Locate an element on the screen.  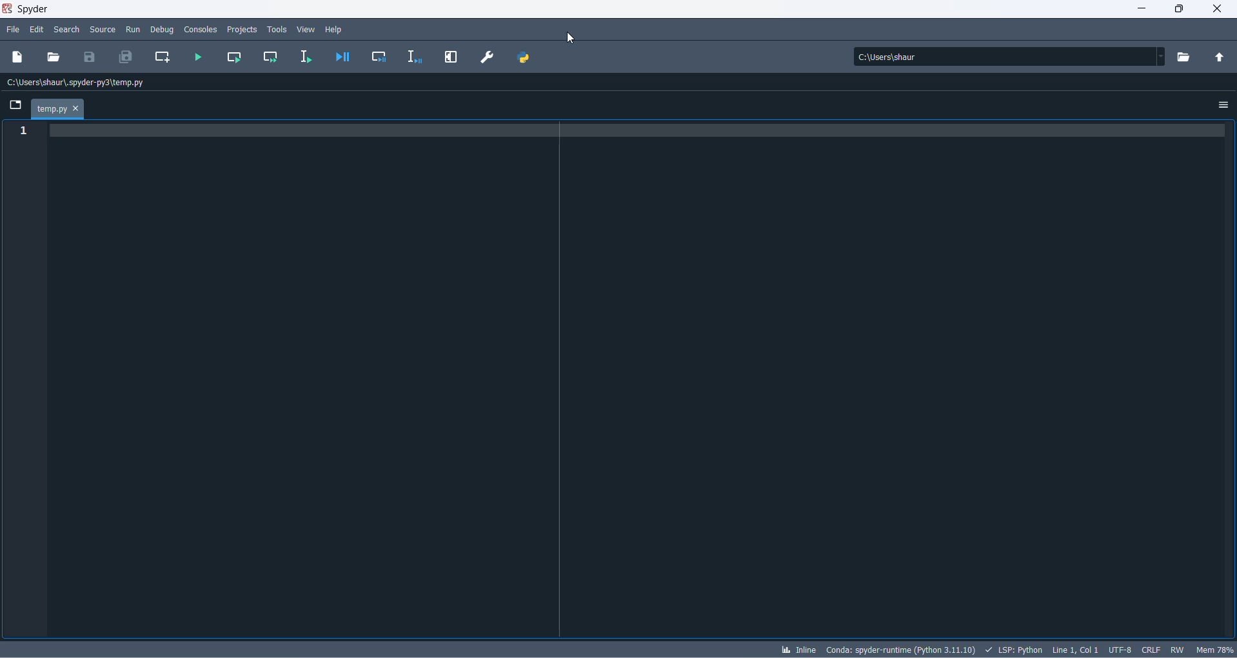
charset is located at coordinates (1120, 648).